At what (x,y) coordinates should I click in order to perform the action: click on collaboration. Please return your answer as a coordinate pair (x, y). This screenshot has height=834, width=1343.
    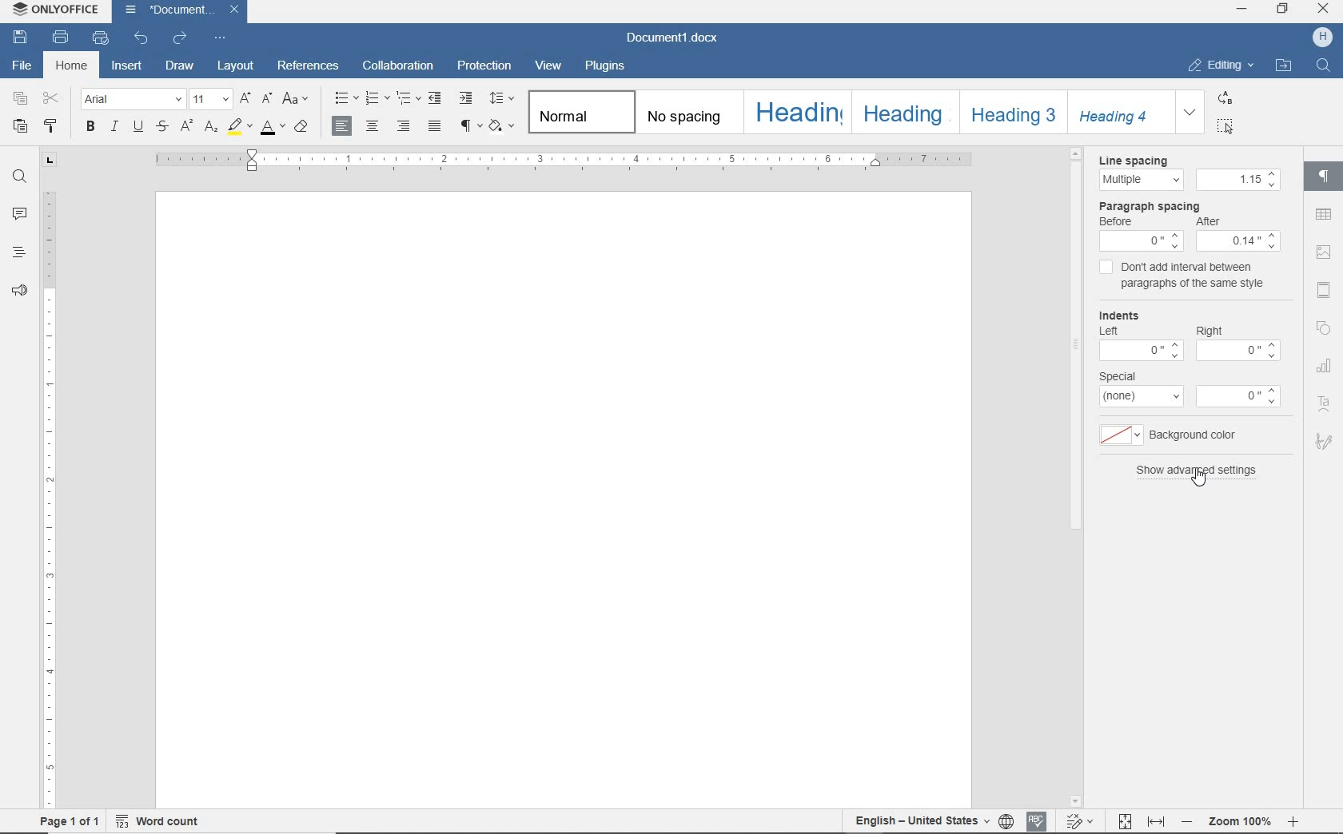
    Looking at the image, I should click on (401, 66).